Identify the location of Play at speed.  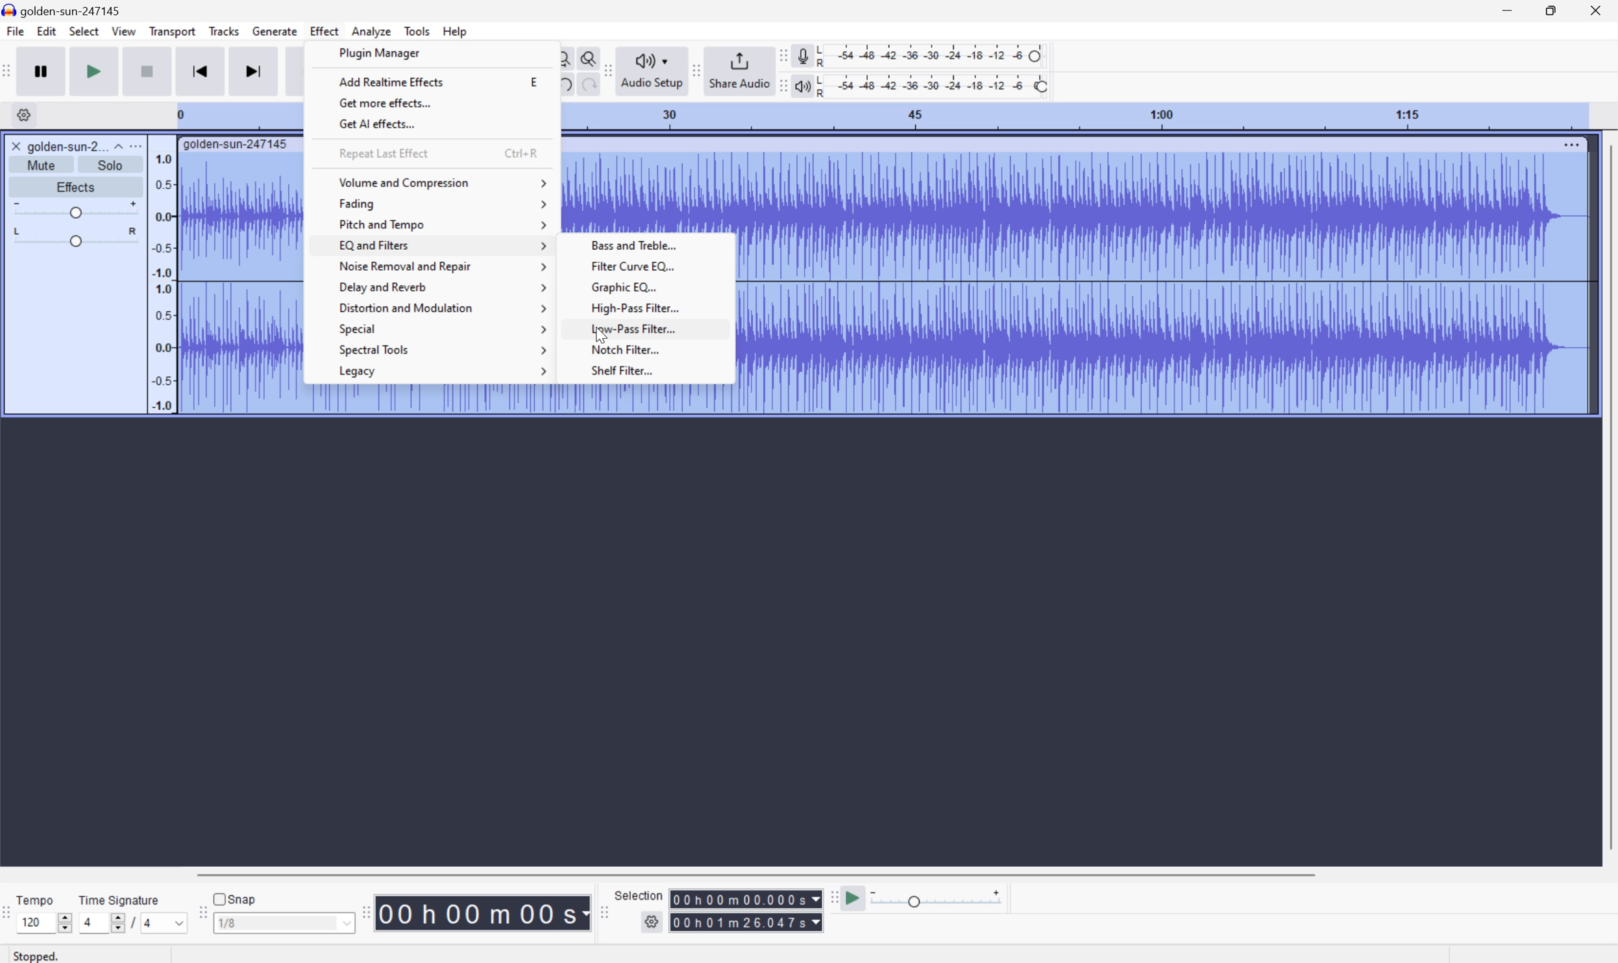
(855, 899).